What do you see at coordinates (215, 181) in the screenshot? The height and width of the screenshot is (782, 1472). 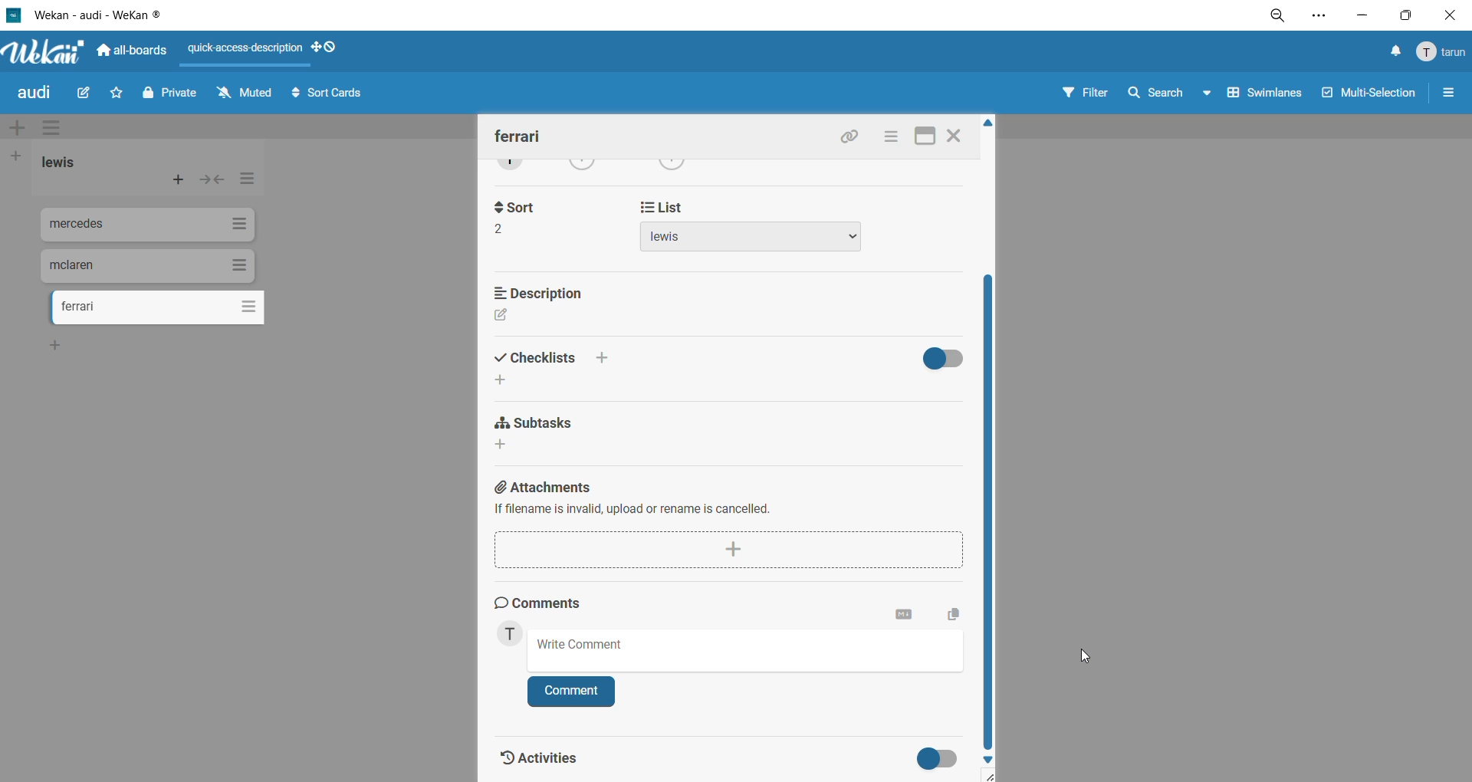 I see `collapse` at bounding box center [215, 181].